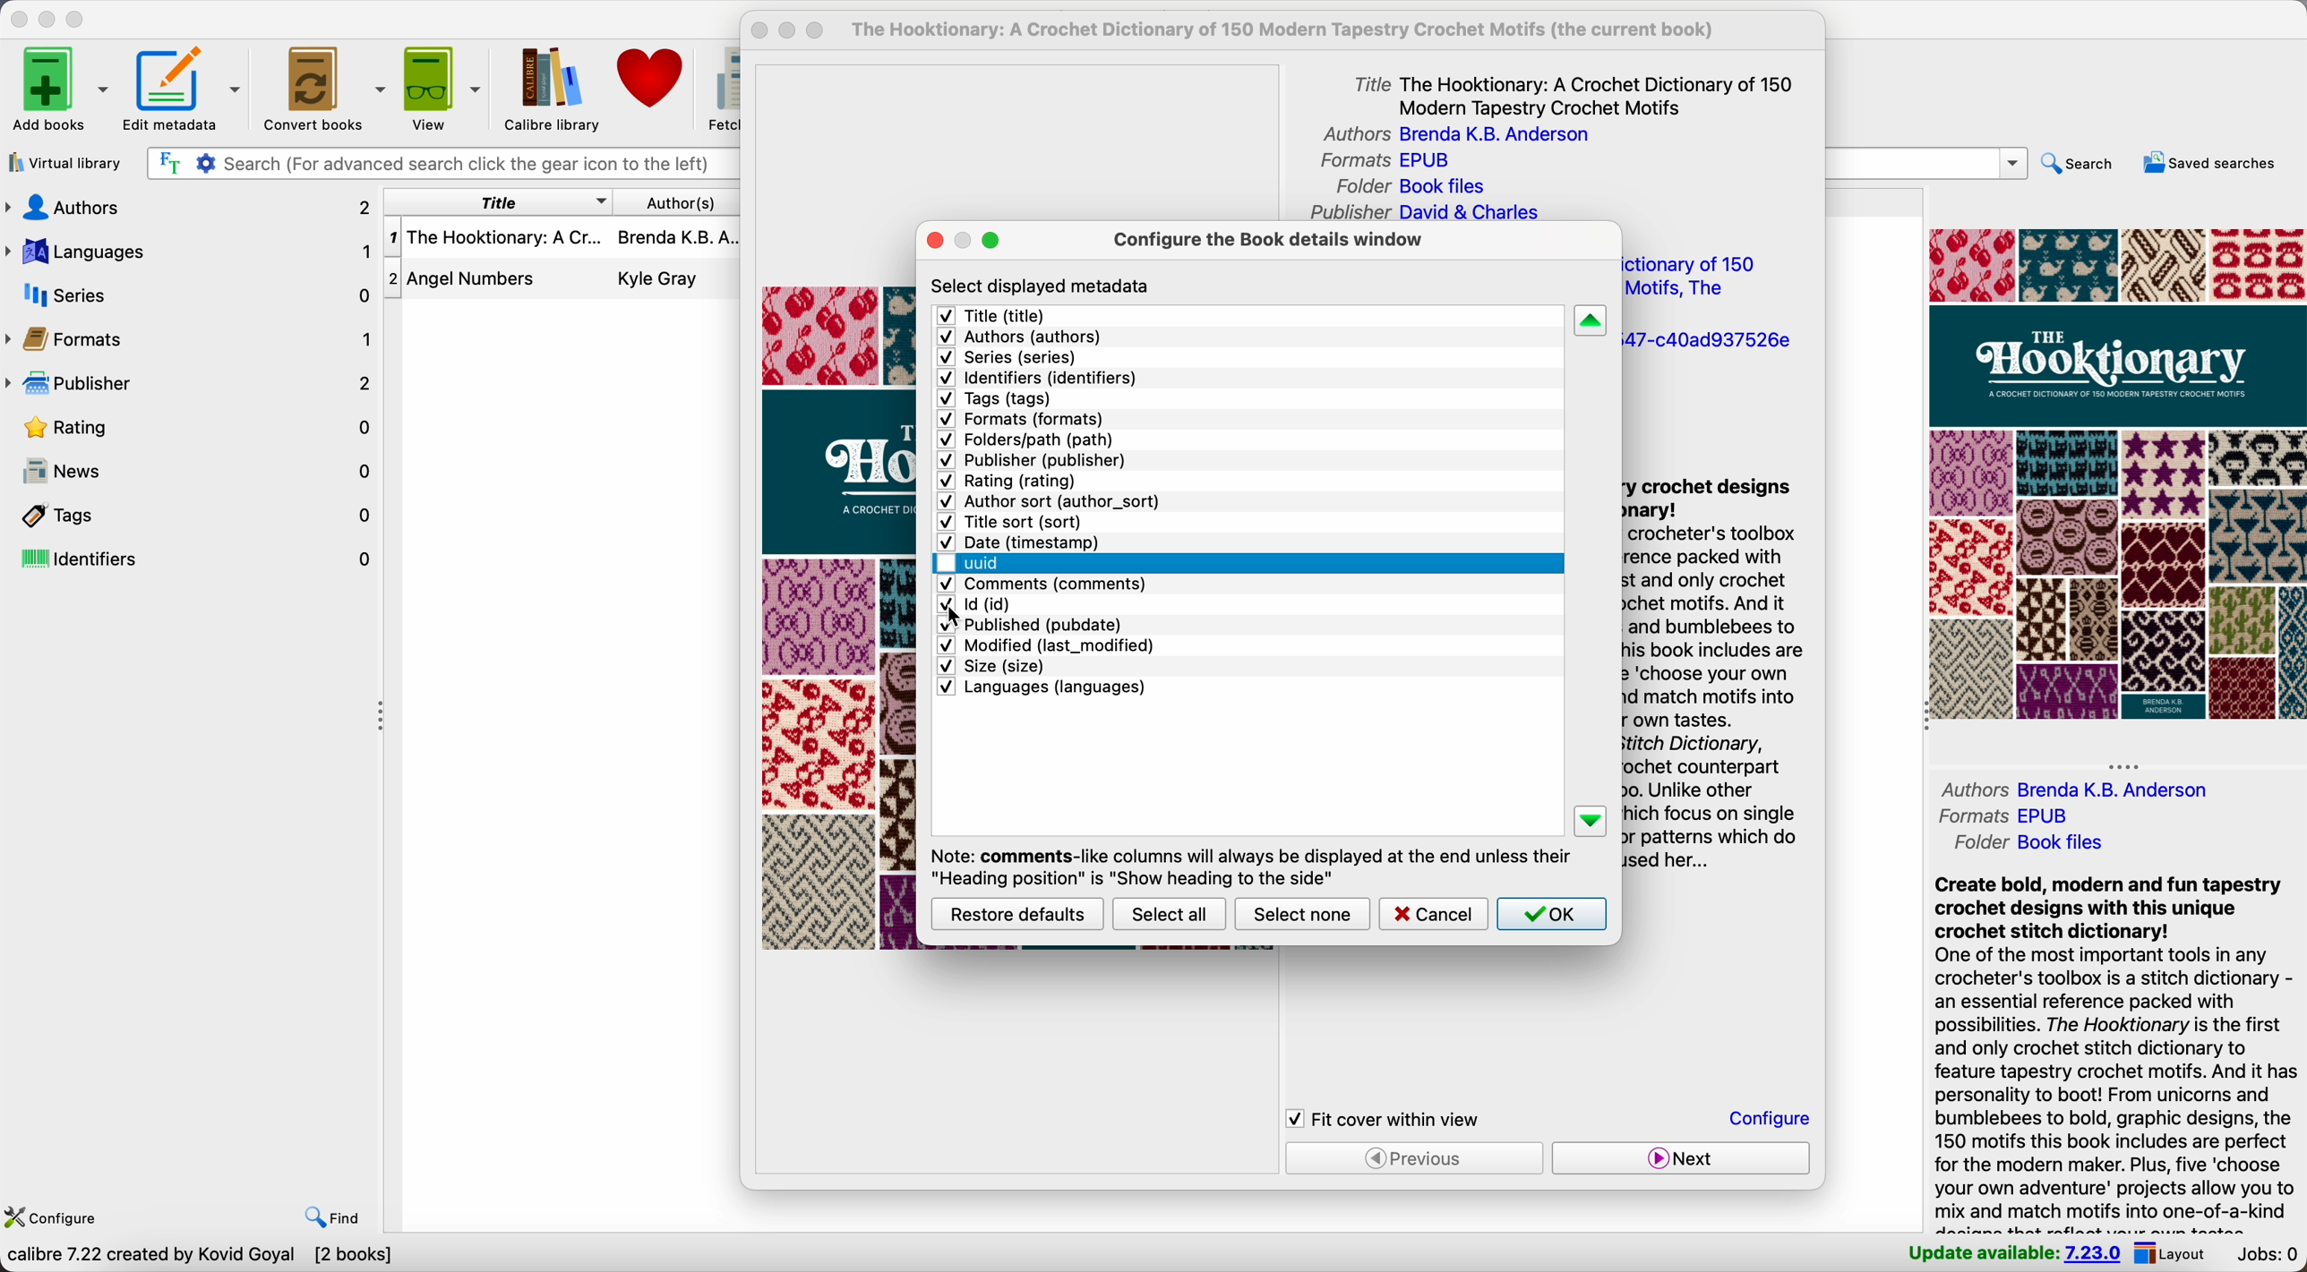 The image size is (2307, 1272). I want to click on layout, so click(2169, 1252).